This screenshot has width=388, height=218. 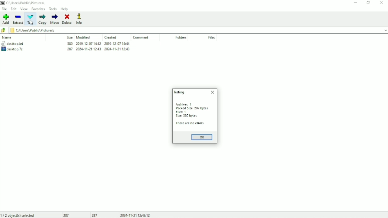 I want to click on Back, so click(x=4, y=31).